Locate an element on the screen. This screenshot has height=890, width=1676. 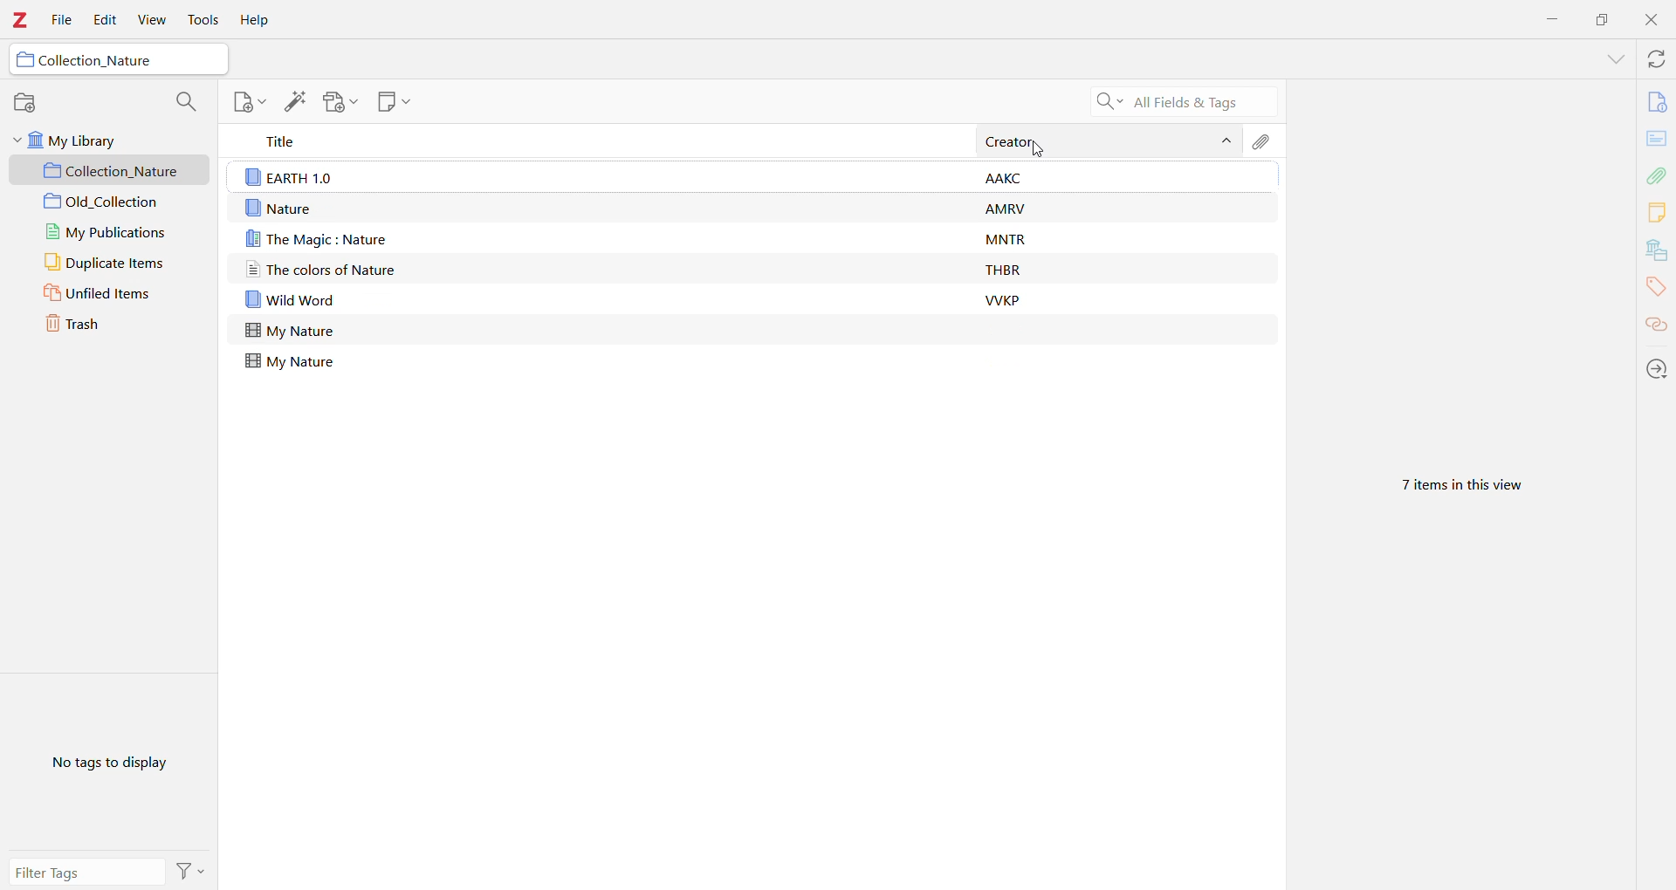
Filter tags is located at coordinates (86, 872).